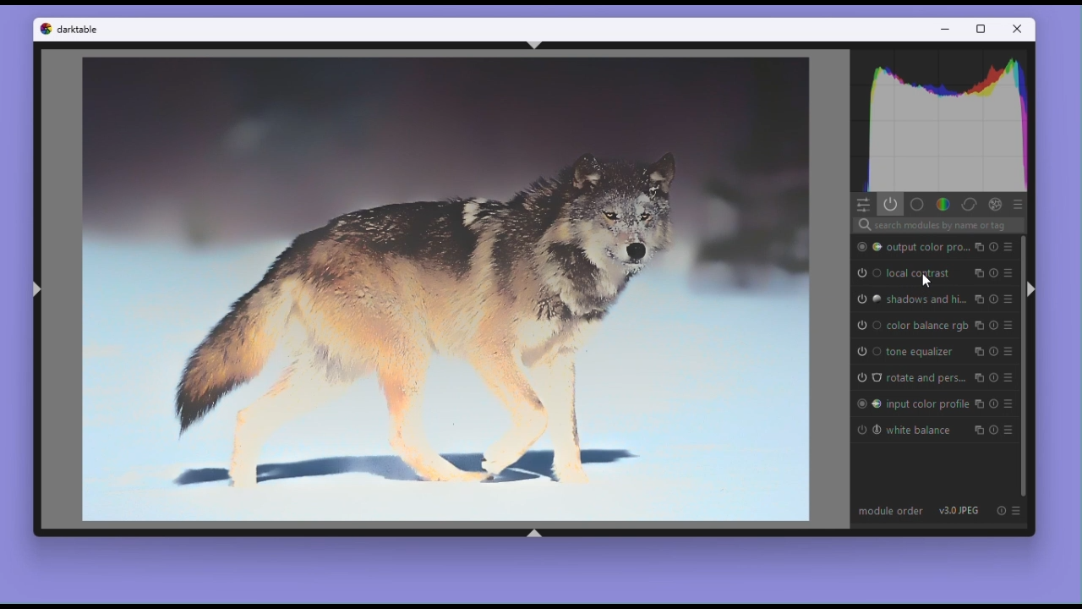 The width and height of the screenshot is (1082, 609). I want to click on presets and preferences, so click(1019, 510).